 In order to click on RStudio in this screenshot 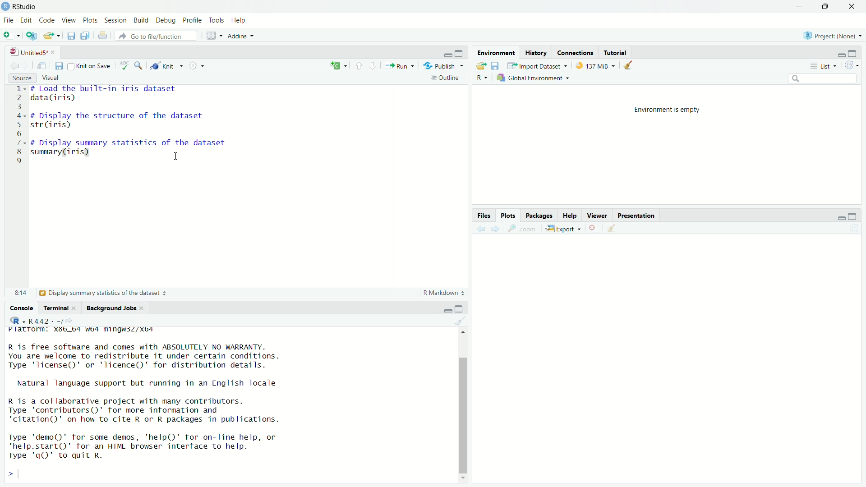, I will do `click(19, 7)`.